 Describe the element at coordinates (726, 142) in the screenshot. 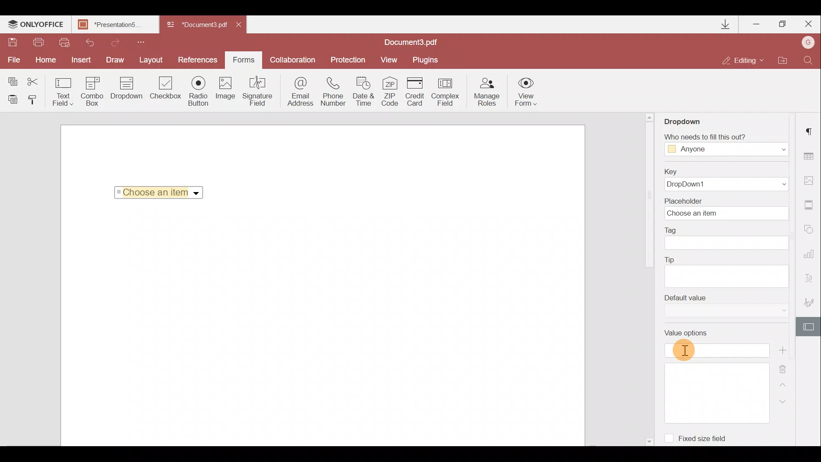

I see `Who needs to fill this out?` at that location.